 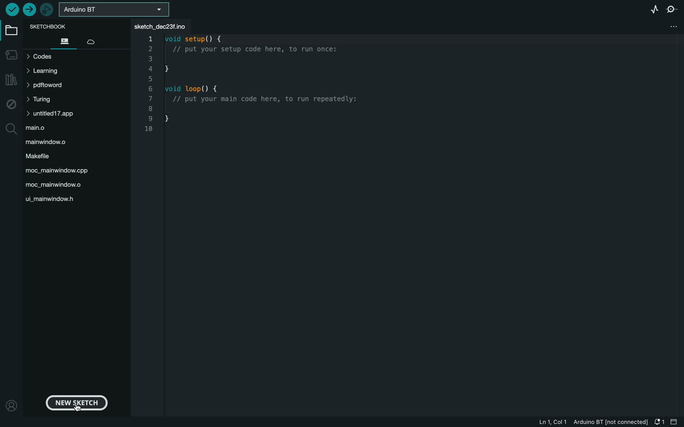 What do you see at coordinates (44, 71) in the screenshot?
I see `learning` at bounding box center [44, 71].